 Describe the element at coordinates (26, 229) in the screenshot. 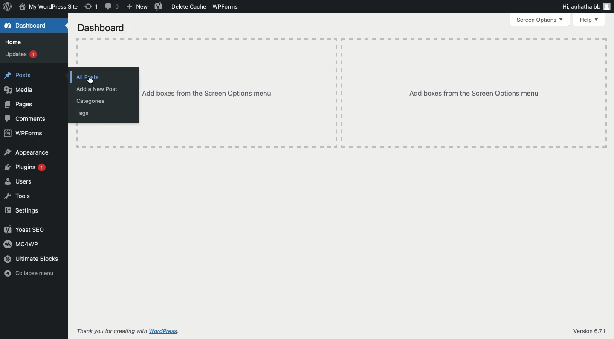

I see `Yoast SEO` at that location.